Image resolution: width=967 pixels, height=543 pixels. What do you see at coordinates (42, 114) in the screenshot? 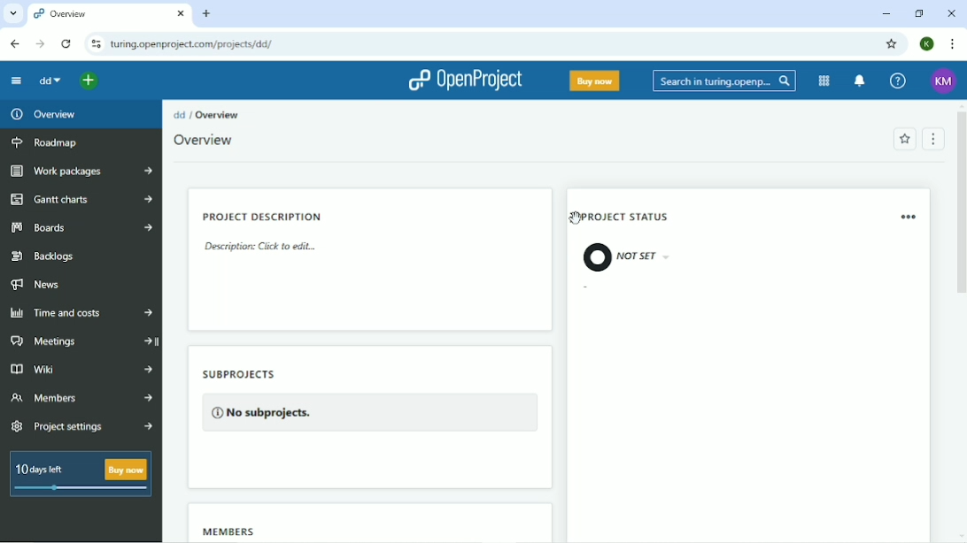
I see `Overview` at bounding box center [42, 114].